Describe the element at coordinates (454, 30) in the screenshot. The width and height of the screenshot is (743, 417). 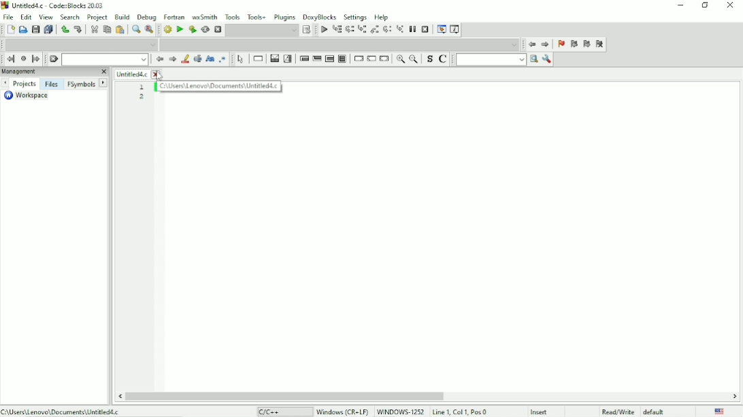
I see `Various info` at that location.